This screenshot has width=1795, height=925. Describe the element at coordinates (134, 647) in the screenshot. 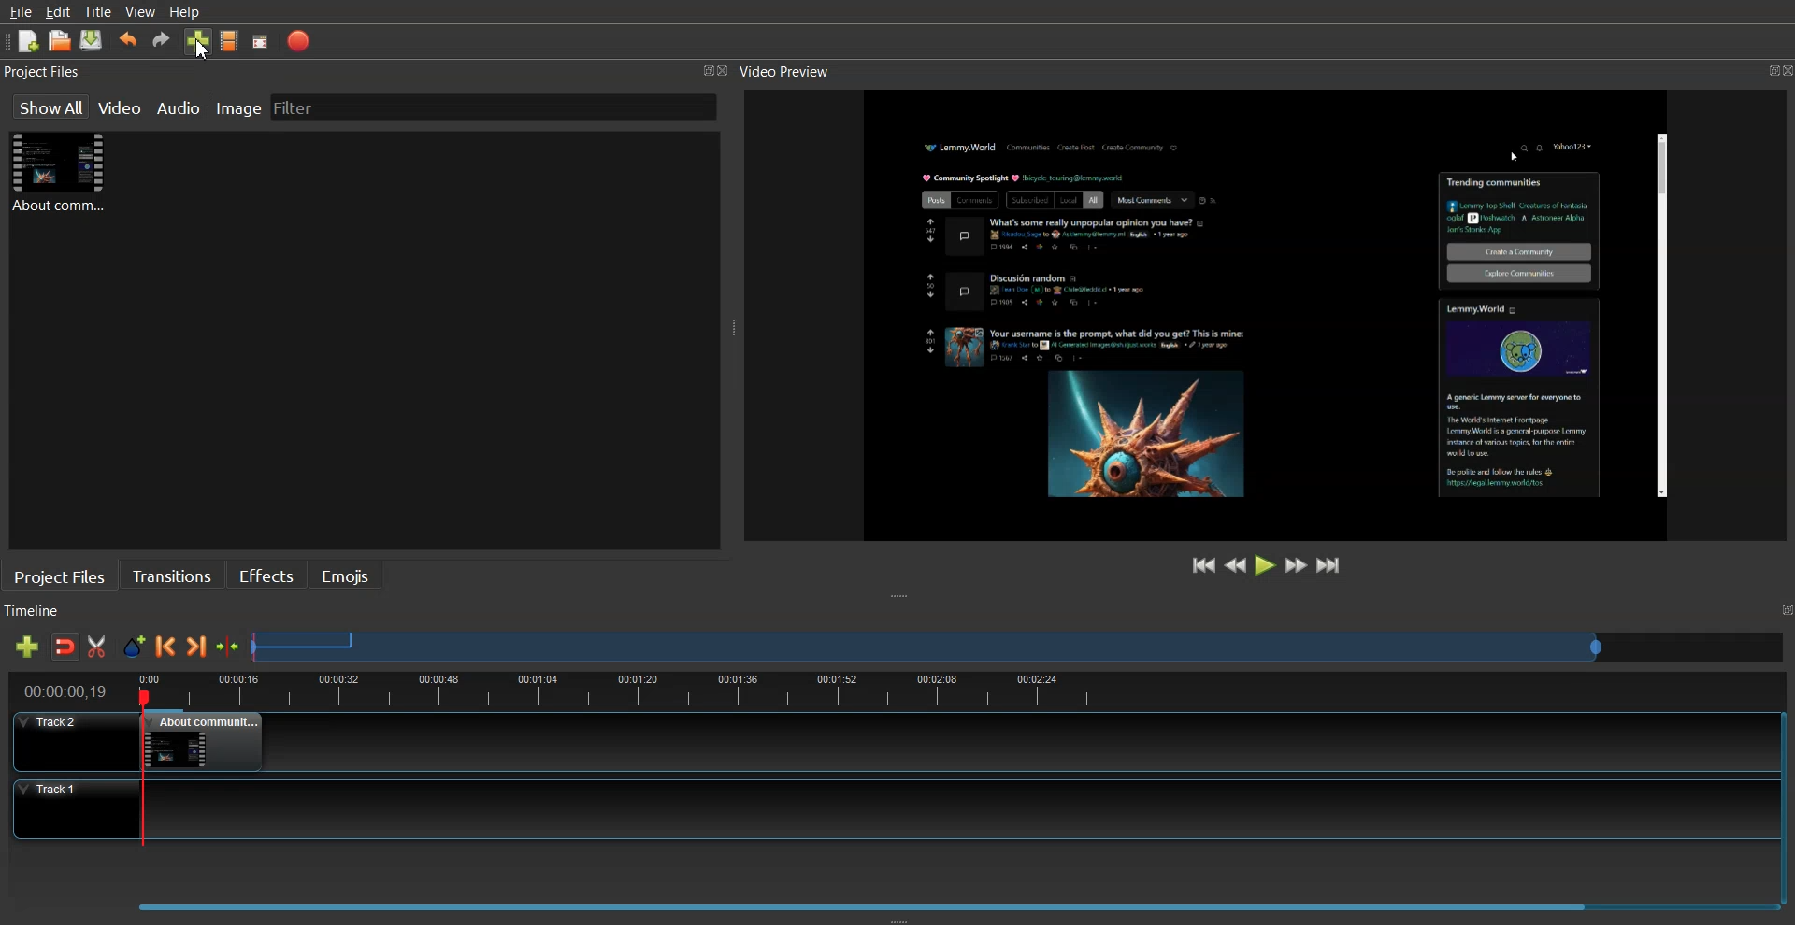

I see `Add Marker` at that location.